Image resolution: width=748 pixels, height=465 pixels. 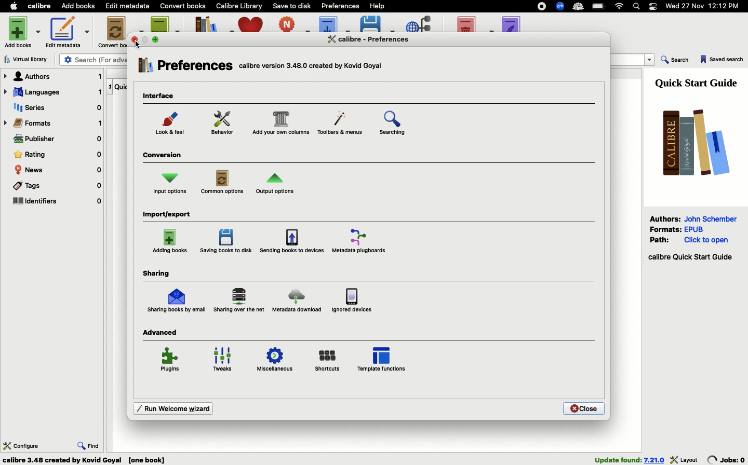 What do you see at coordinates (29, 59) in the screenshot?
I see `Virtual library` at bounding box center [29, 59].